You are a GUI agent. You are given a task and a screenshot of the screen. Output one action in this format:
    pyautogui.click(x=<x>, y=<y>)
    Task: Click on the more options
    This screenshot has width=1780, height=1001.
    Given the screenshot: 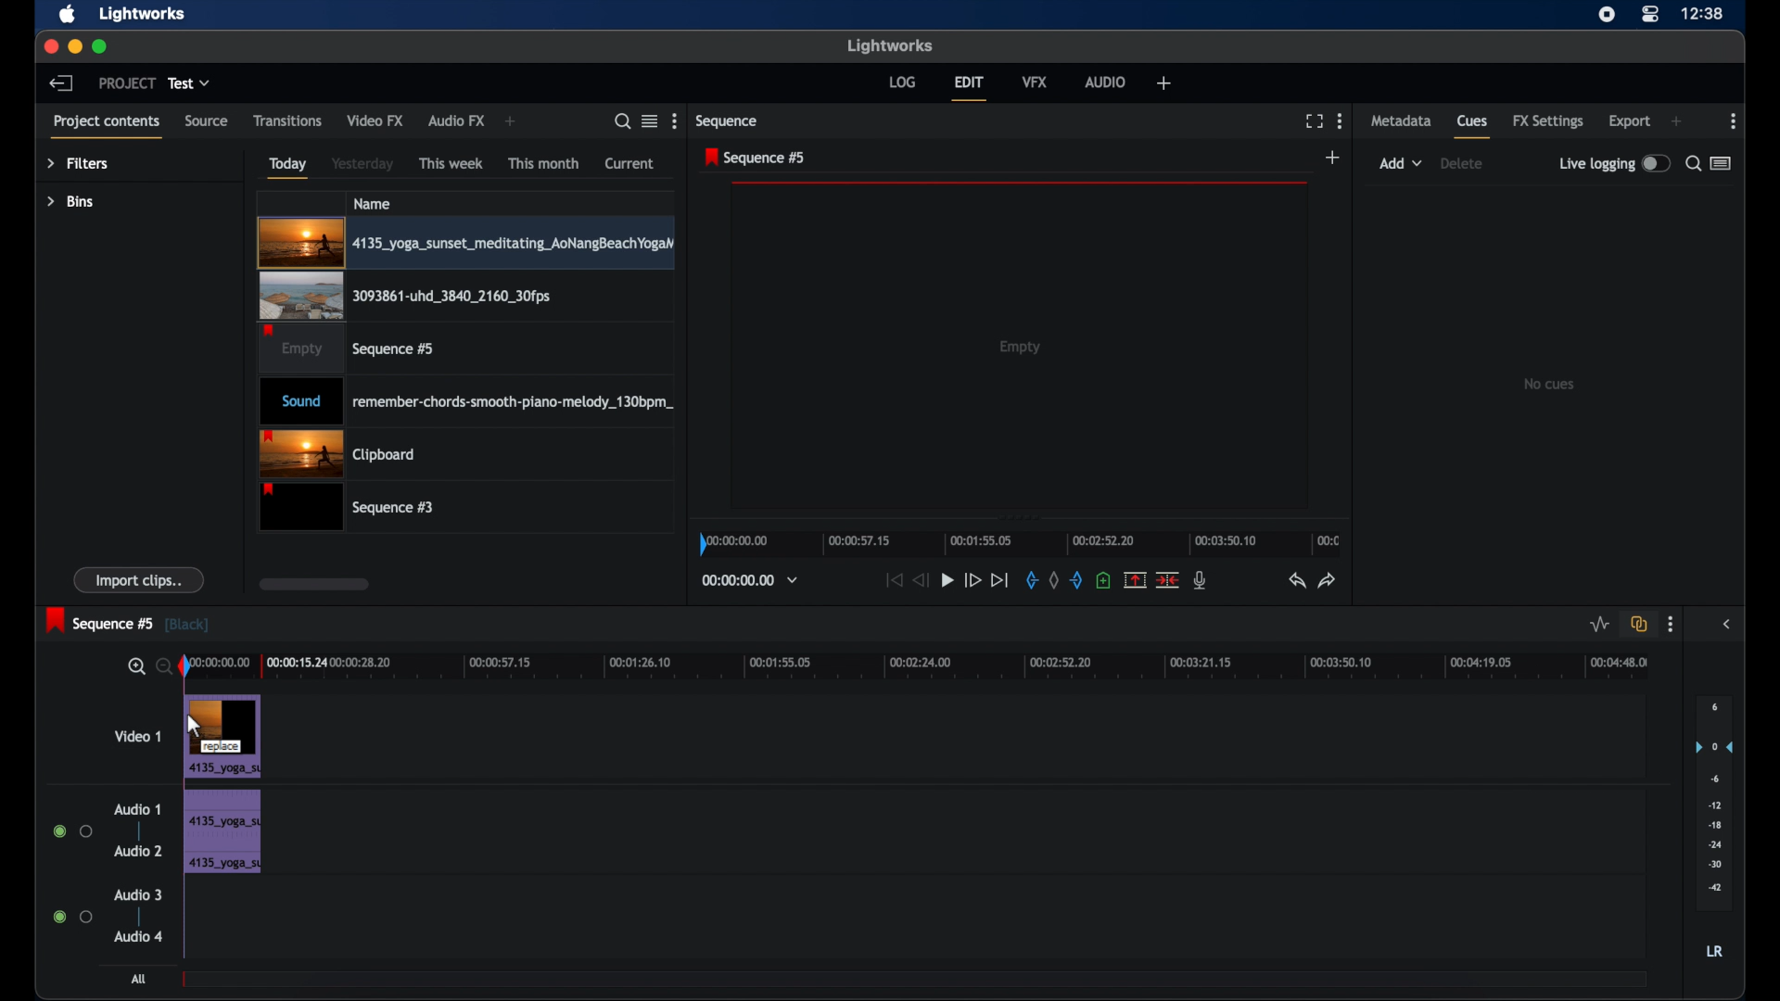 What is the action you would take?
    pyautogui.click(x=675, y=121)
    